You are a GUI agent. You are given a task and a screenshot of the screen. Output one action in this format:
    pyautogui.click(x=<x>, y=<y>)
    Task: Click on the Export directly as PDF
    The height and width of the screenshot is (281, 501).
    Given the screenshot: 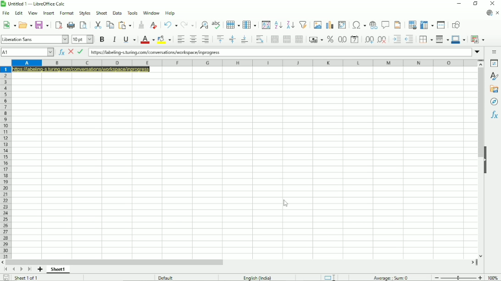 What is the action you would take?
    pyautogui.click(x=58, y=25)
    